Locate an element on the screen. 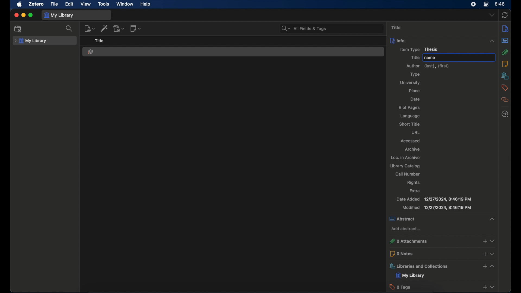  notes is located at coordinates (506, 64).